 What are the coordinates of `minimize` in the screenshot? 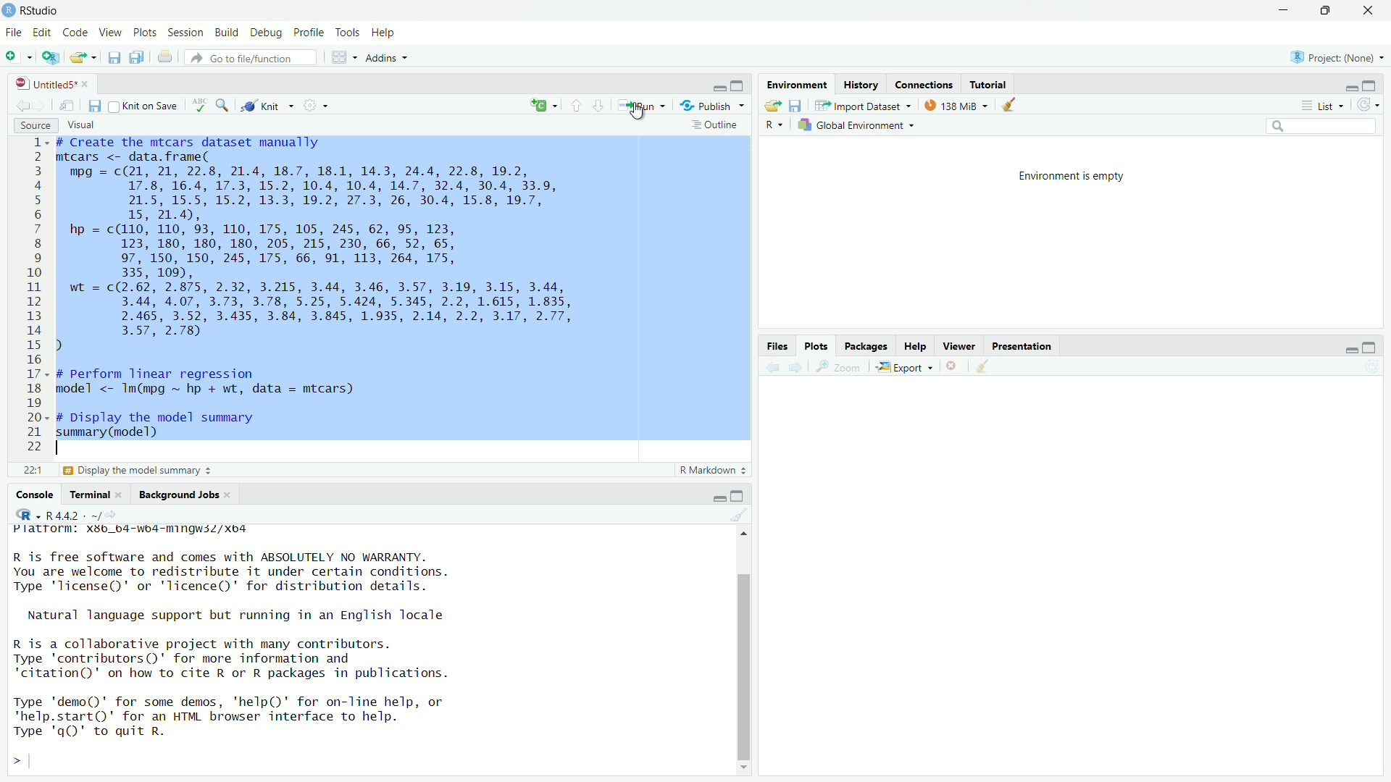 It's located at (719, 497).